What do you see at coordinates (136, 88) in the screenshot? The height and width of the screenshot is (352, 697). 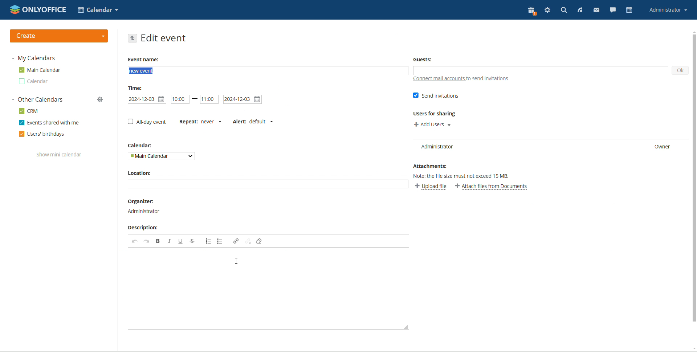 I see `Time:` at bounding box center [136, 88].